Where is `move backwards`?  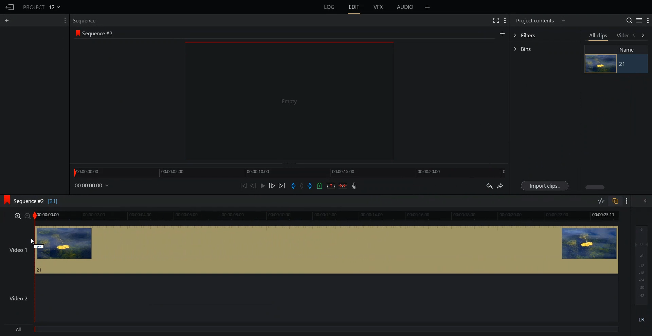
move backwards is located at coordinates (634, 36).